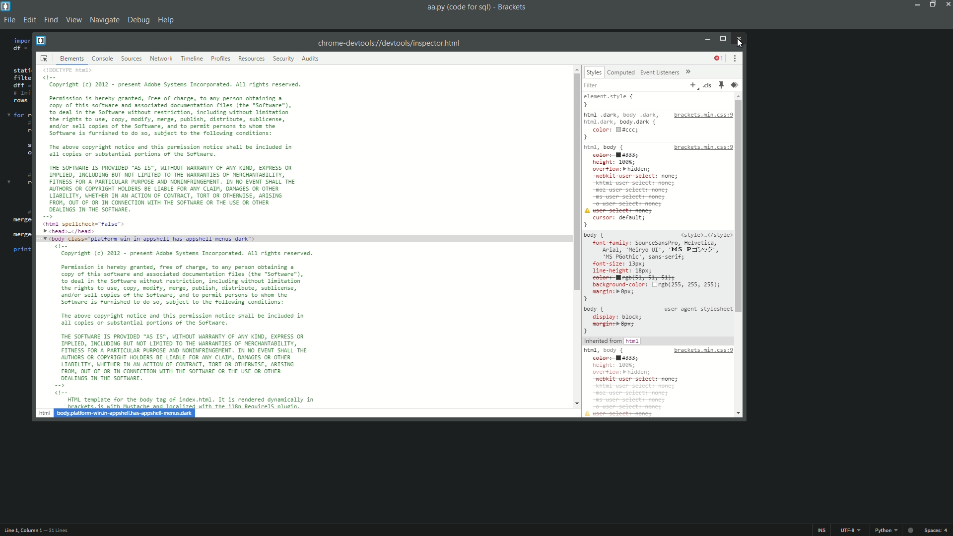 The width and height of the screenshot is (953, 536). Describe the element at coordinates (283, 59) in the screenshot. I see `seccurity` at that location.